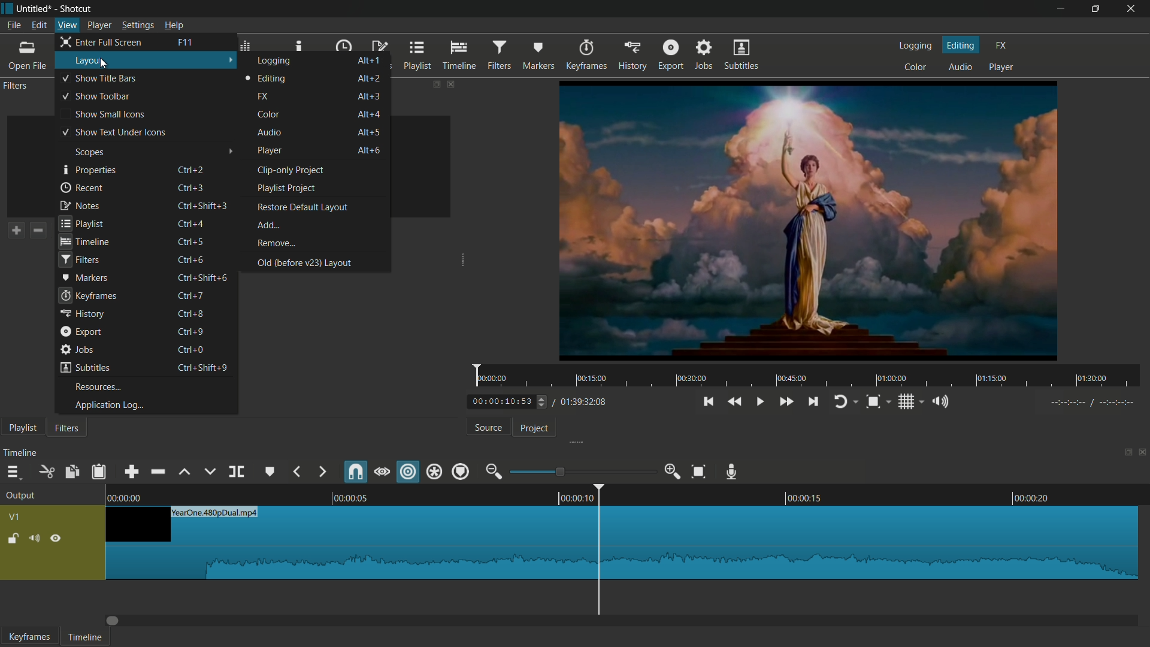  What do you see at coordinates (460, 56) in the screenshot?
I see `timeline` at bounding box center [460, 56].